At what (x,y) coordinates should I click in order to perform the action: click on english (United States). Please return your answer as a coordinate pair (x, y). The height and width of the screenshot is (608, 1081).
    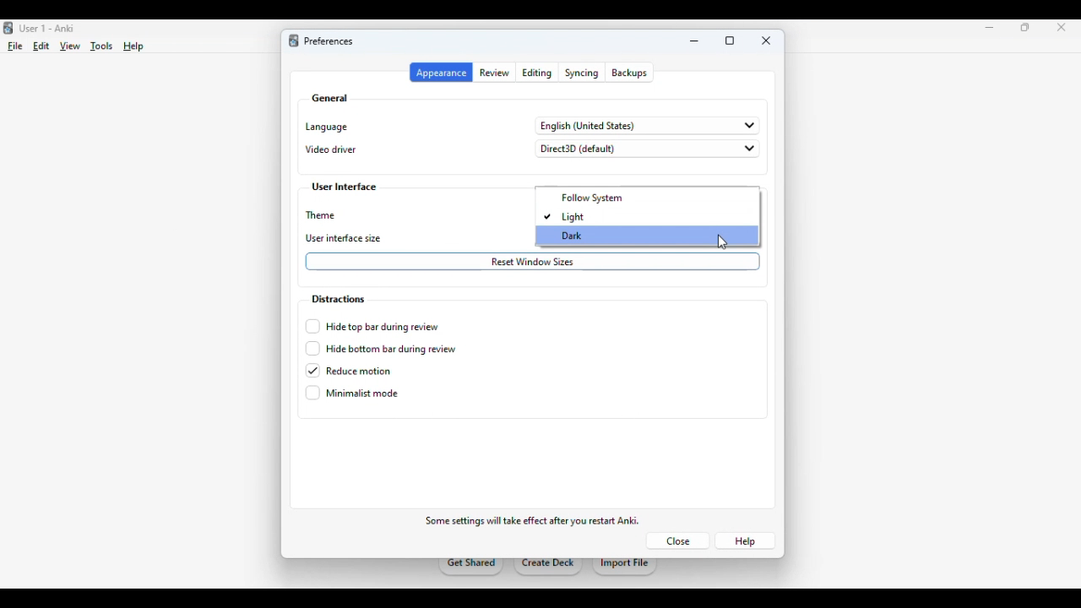
    Looking at the image, I should click on (649, 126).